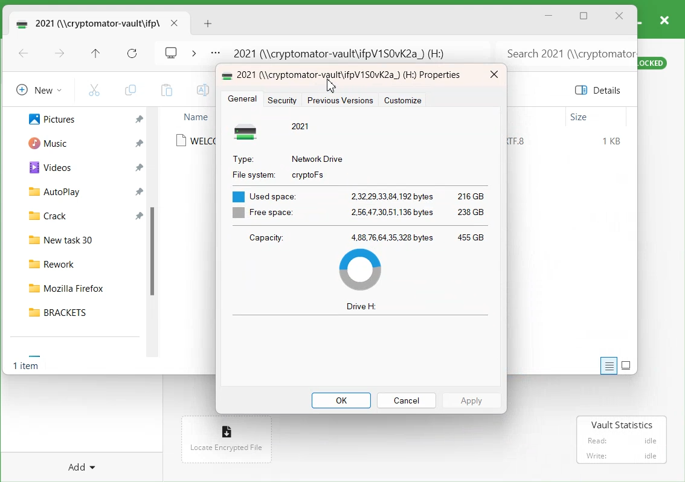 The image size is (685, 482). What do you see at coordinates (318, 158) in the screenshot?
I see `Network Drive` at bounding box center [318, 158].